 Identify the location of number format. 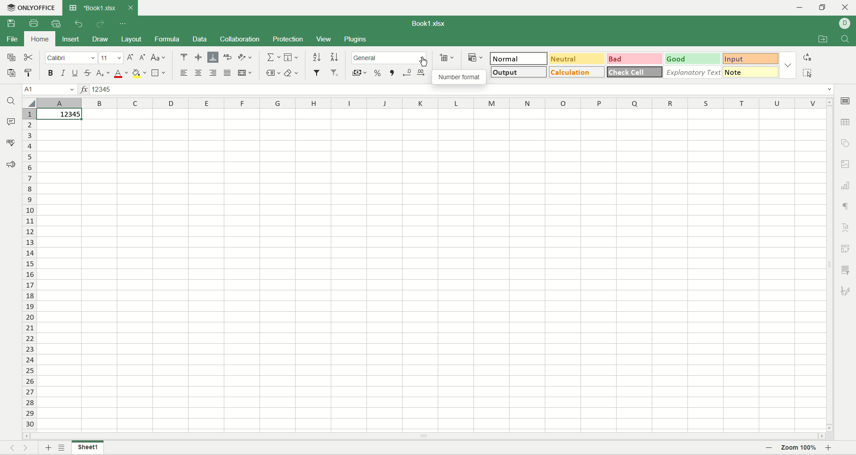
(390, 58).